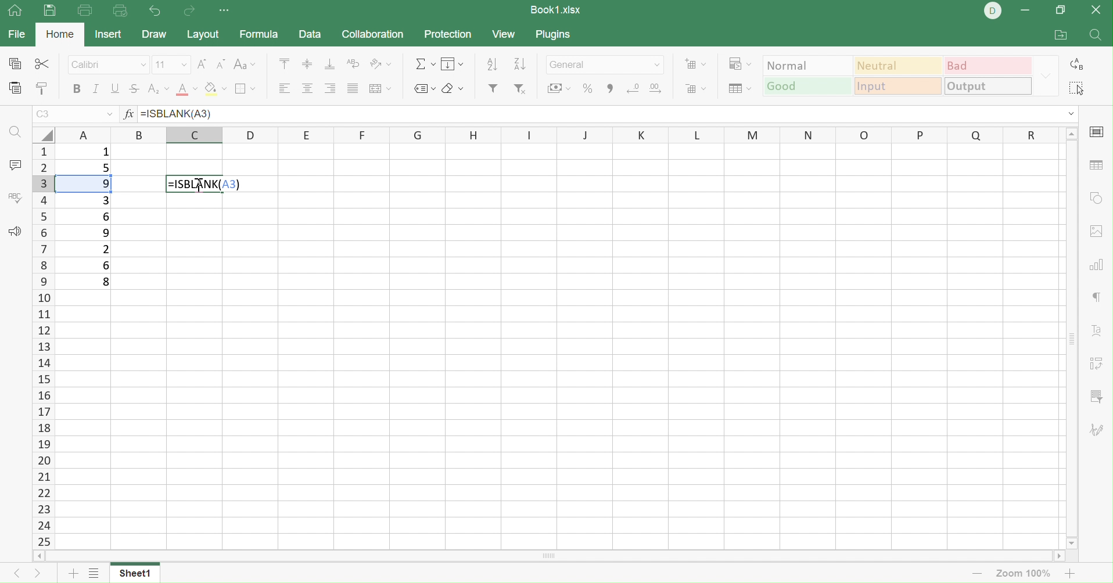  What do you see at coordinates (1060, 555) in the screenshot?
I see `Scroll right` at bounding box center [1060, 555].